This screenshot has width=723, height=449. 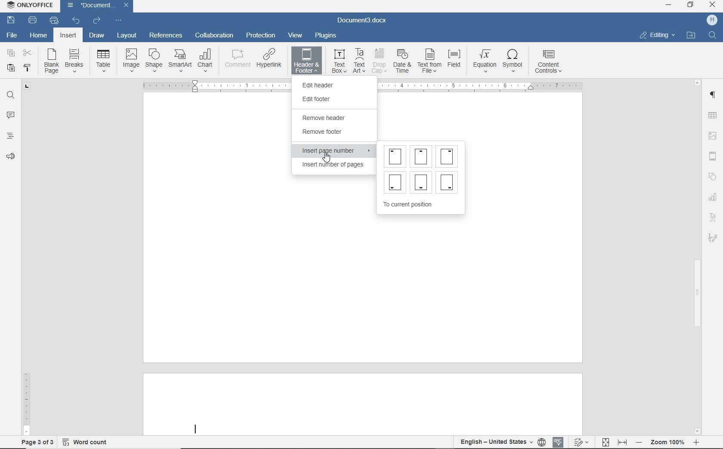 What do you see at coordinates (269, 61) in the screenshot?
I see `HYPERLINK` at bounding box center [269, 61].